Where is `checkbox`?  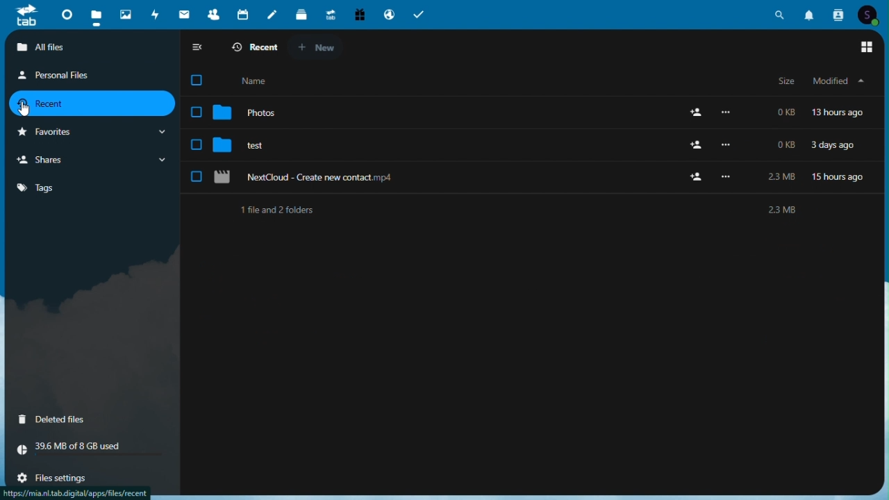
checkbox is located at coordinates (196, 112).